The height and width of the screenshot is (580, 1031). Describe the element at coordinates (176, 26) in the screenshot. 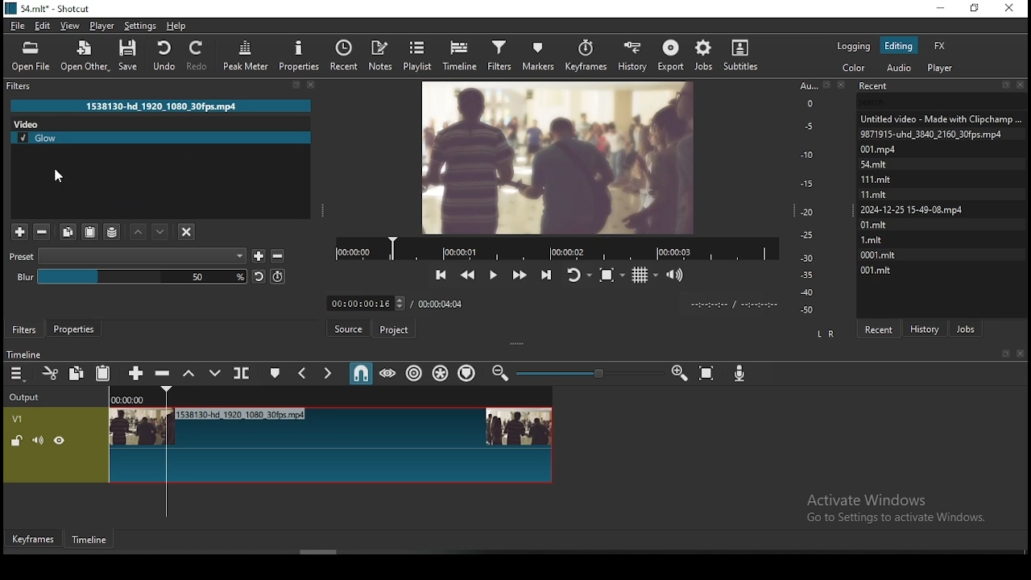

I see `help` at that location.